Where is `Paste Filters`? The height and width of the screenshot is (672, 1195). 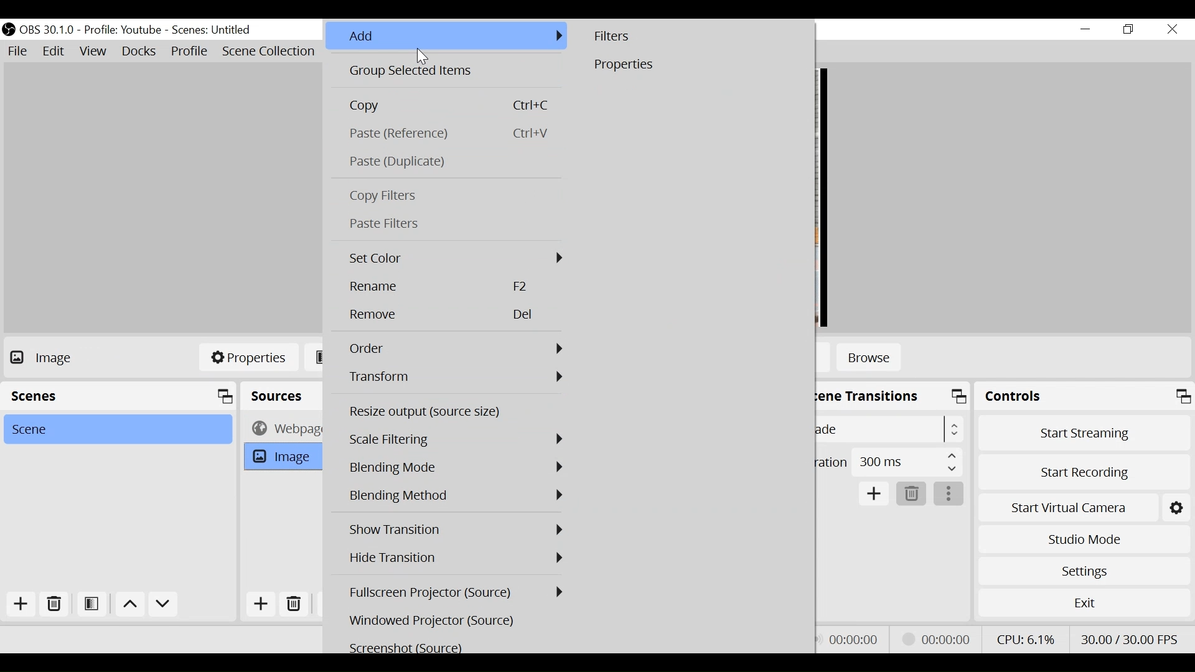
Paste Filters is located at coordinates (447, 223).